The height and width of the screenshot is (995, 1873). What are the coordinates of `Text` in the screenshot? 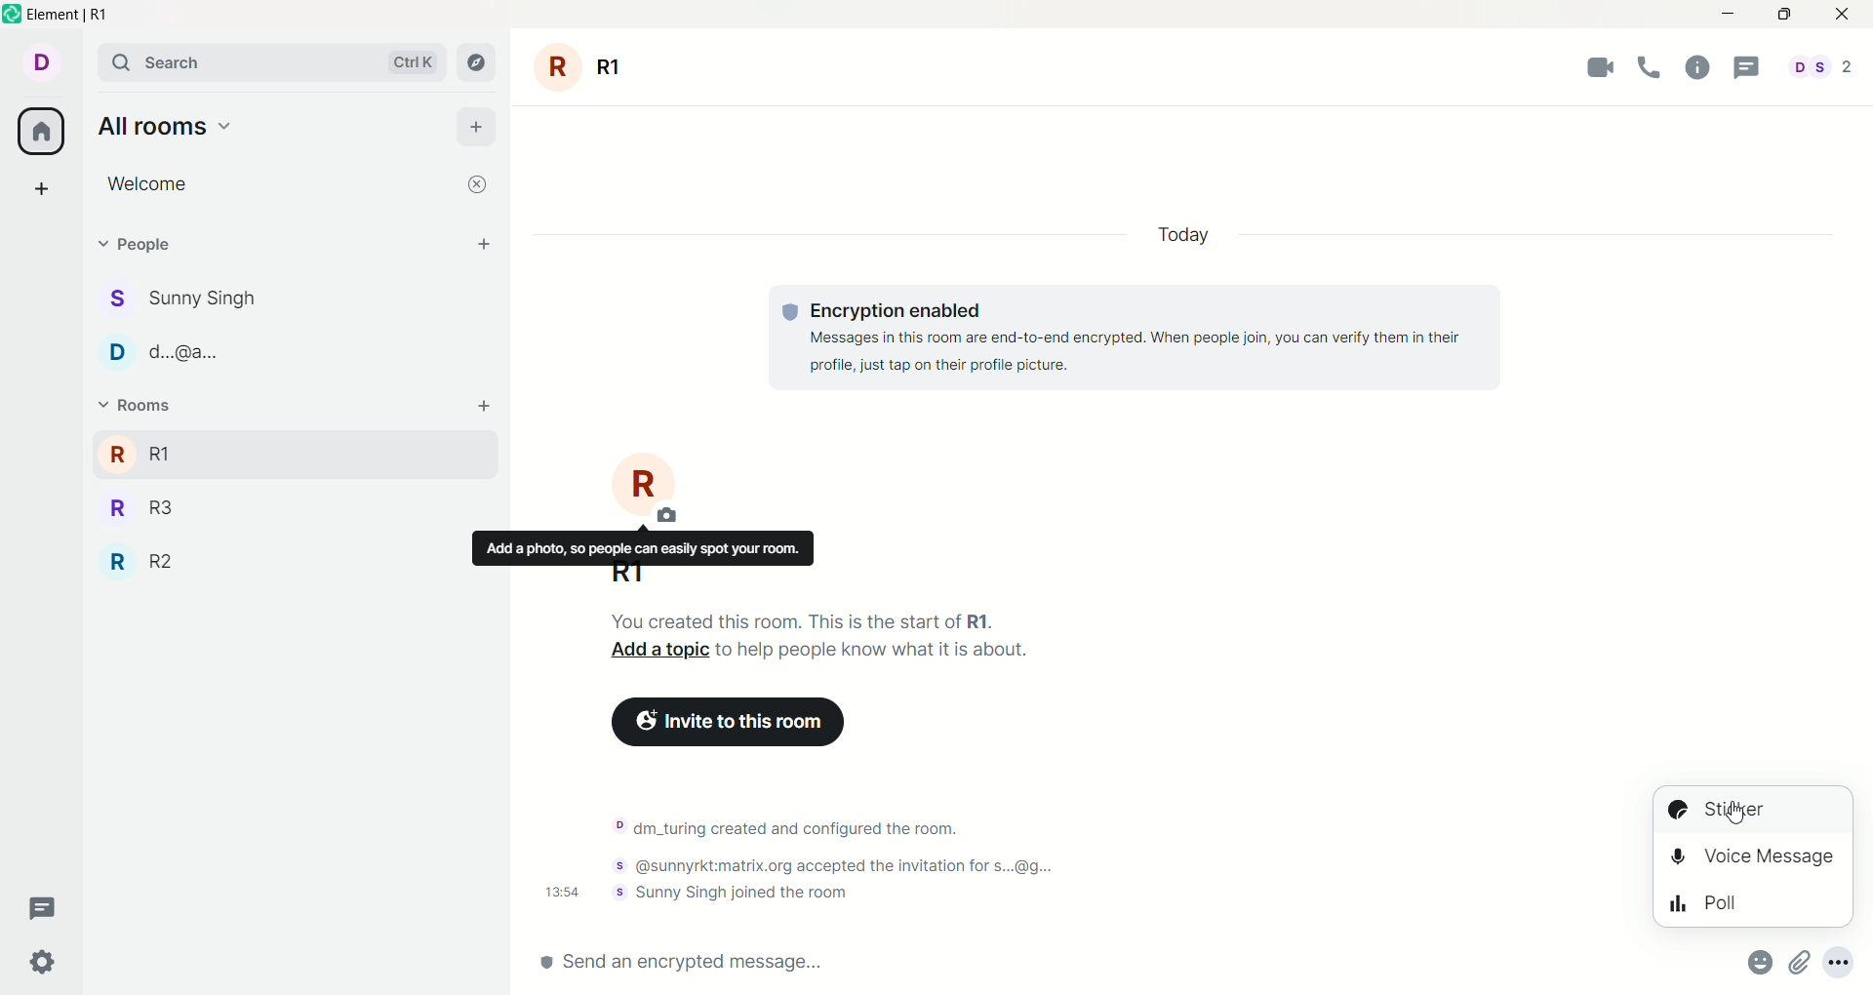 It's located at (874, 650).